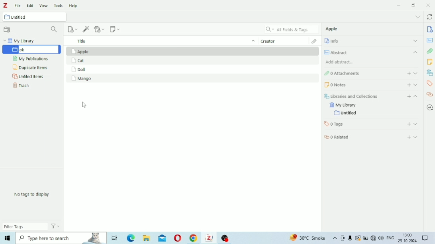 The height and width of the screenshot is (244, 435). Describe the element at coordinates (332, 29) in the screenshot. I see `Apple` at that location.